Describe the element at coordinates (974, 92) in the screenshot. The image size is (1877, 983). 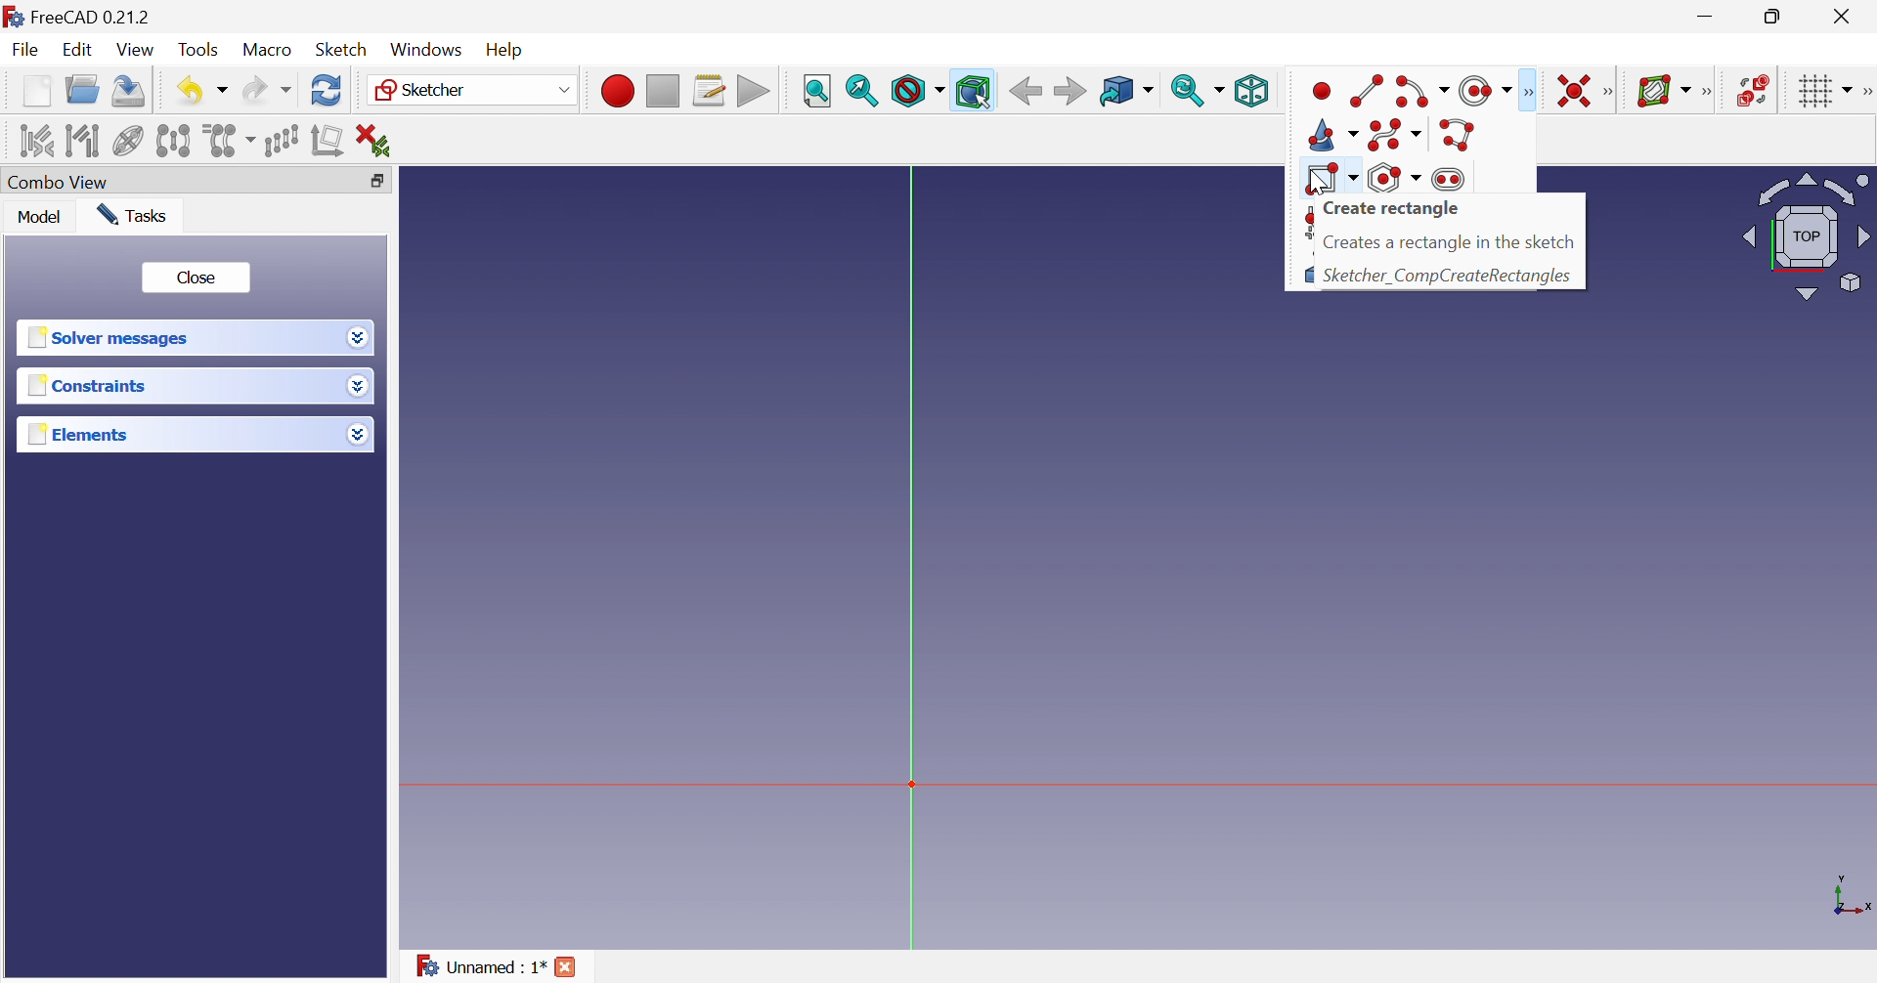
I see `Bounding box` at that location.